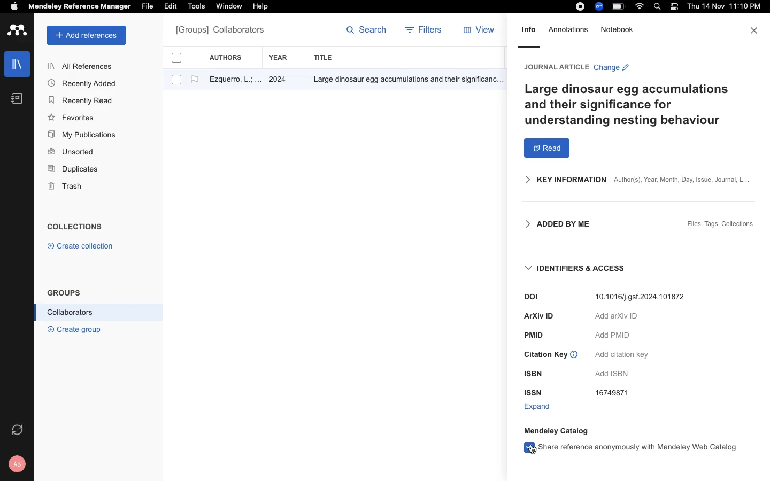 This screenshot has height=481, width=770. What do you see at coordinates (530, 451) in the screenshot?
I see `cursor` at bounding box center [530, 451].